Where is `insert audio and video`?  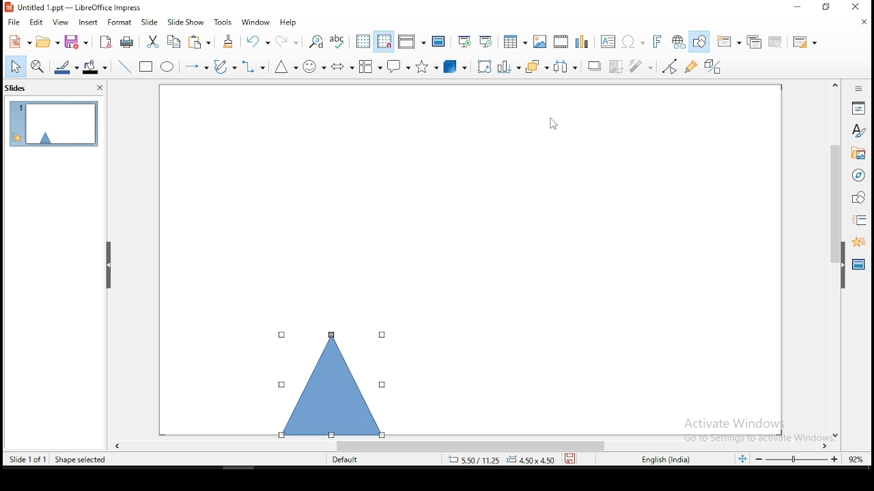 insert audio and video is located at coordinates (561, 40).